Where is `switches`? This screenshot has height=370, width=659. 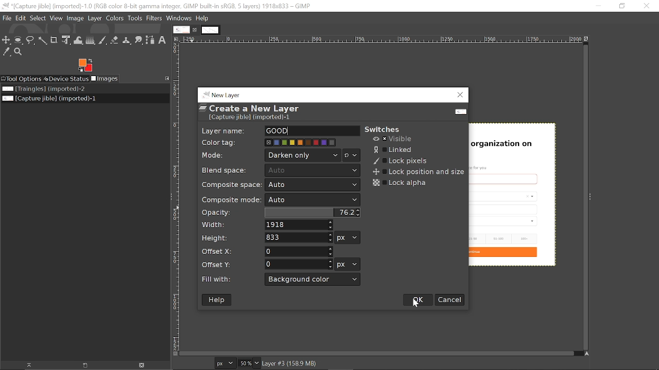
switches is located at coordinates (392, 126).